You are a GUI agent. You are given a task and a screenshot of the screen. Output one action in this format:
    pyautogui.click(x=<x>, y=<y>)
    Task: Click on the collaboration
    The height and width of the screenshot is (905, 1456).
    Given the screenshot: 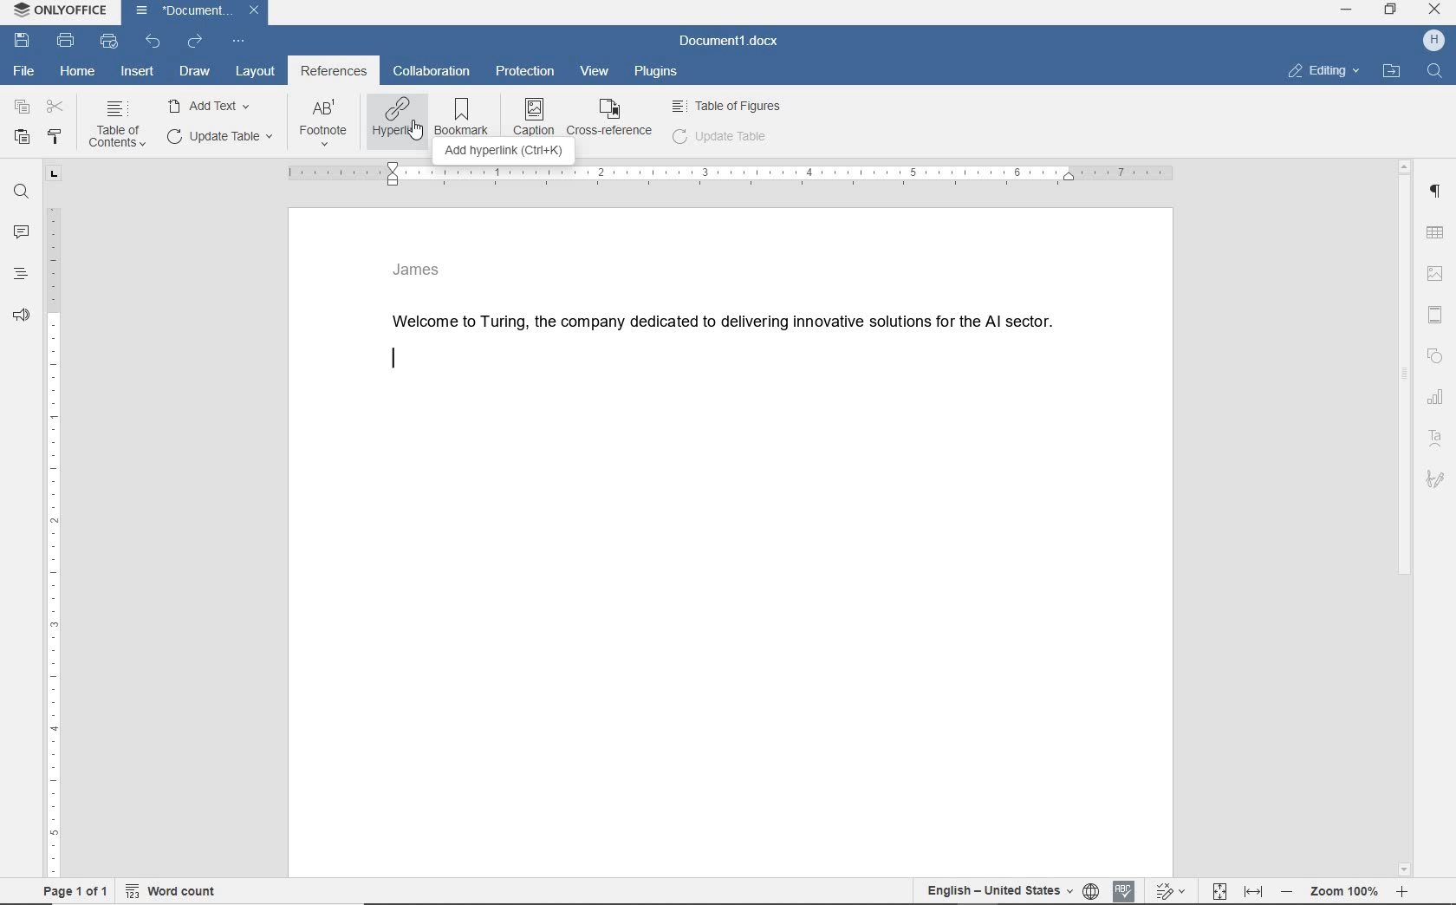 What is the action you would take?
    pyautogui.click(x=434, y=72)
    